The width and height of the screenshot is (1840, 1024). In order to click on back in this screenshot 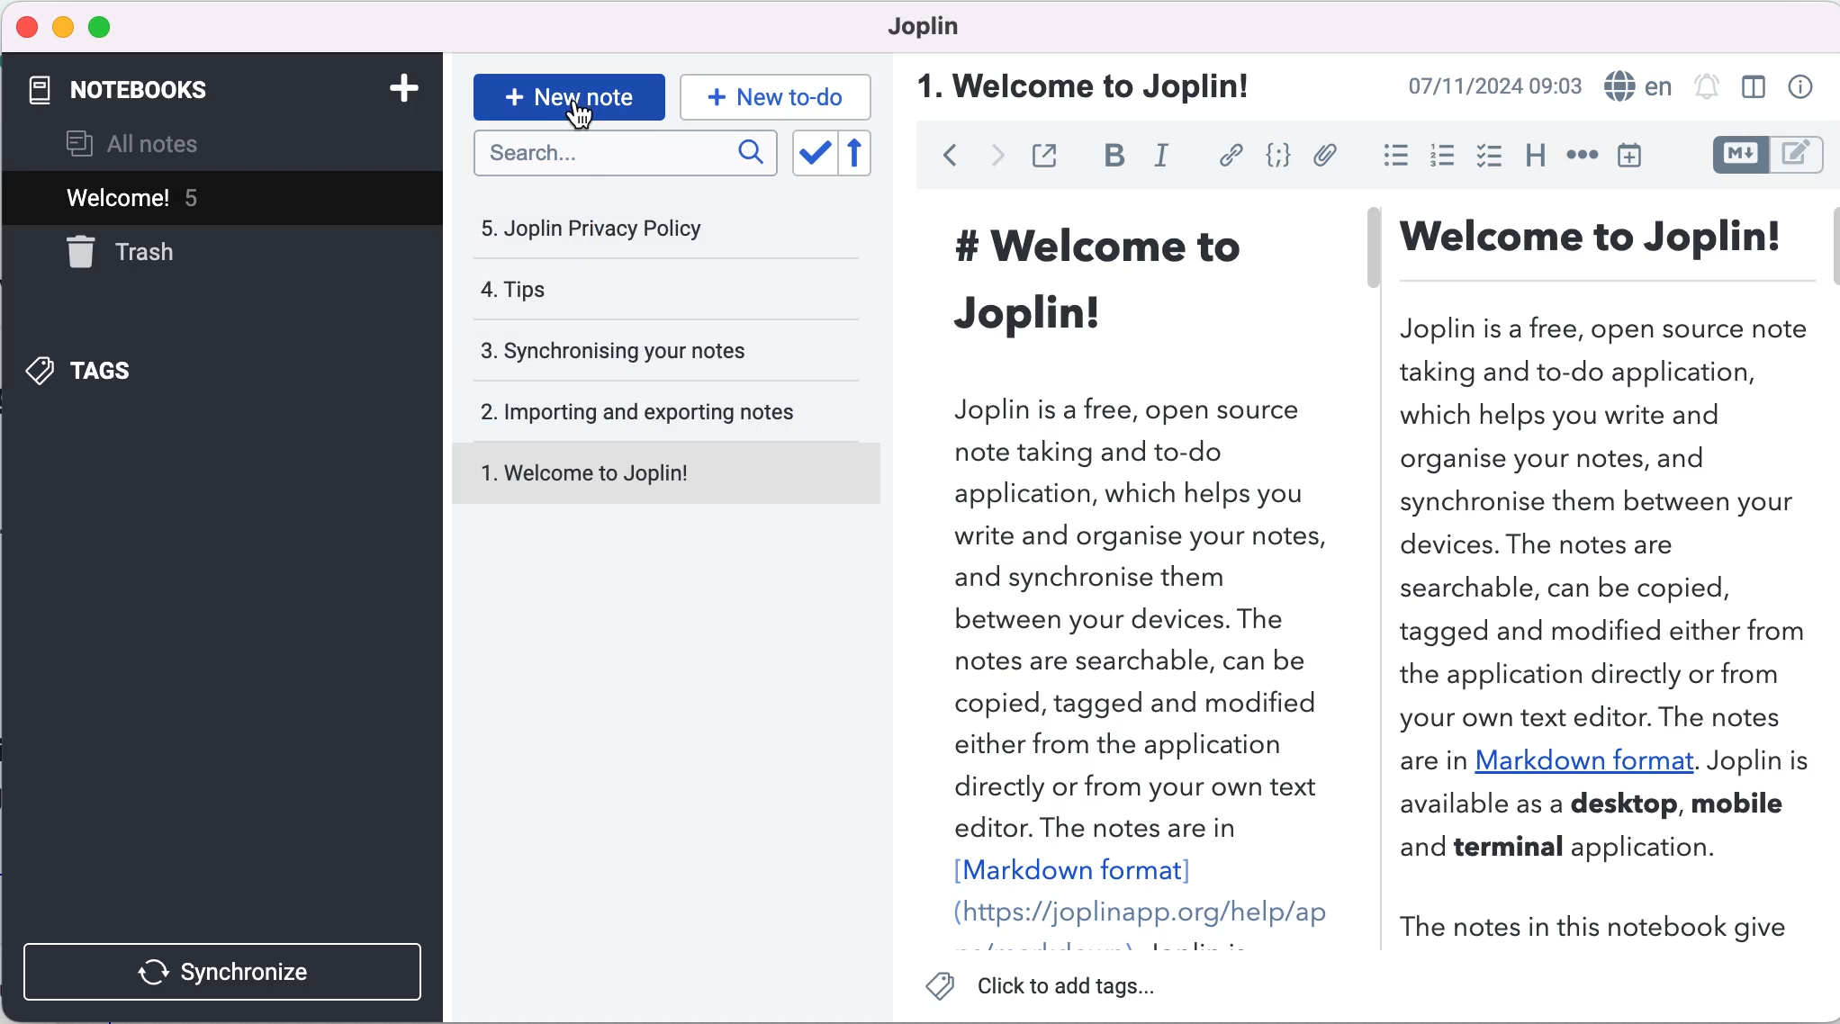, I will do `click(944, 158)`.